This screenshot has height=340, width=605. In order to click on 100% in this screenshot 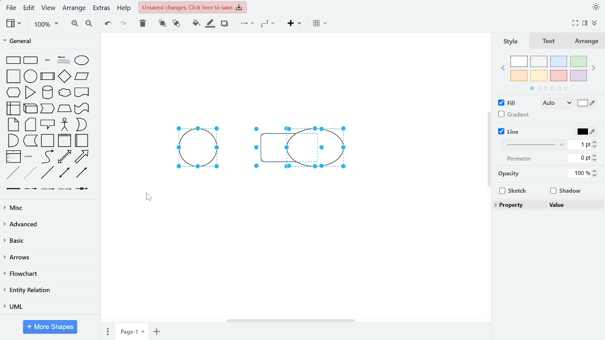, I will do `click(46, 25)`.